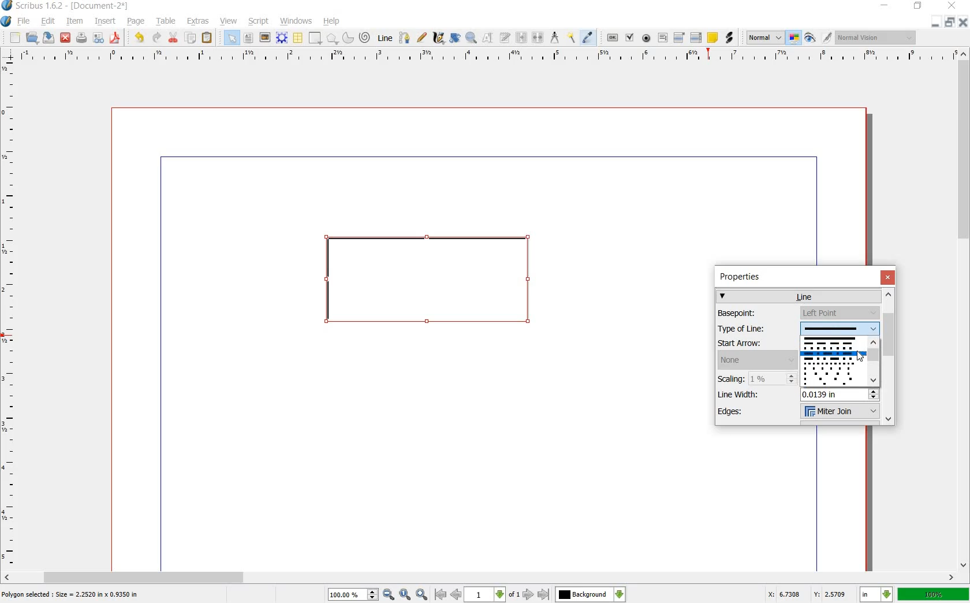  What do you see at coordinates (529, 595) in the screenshot?
I see `go to next page` at bounding box center [529, 595].